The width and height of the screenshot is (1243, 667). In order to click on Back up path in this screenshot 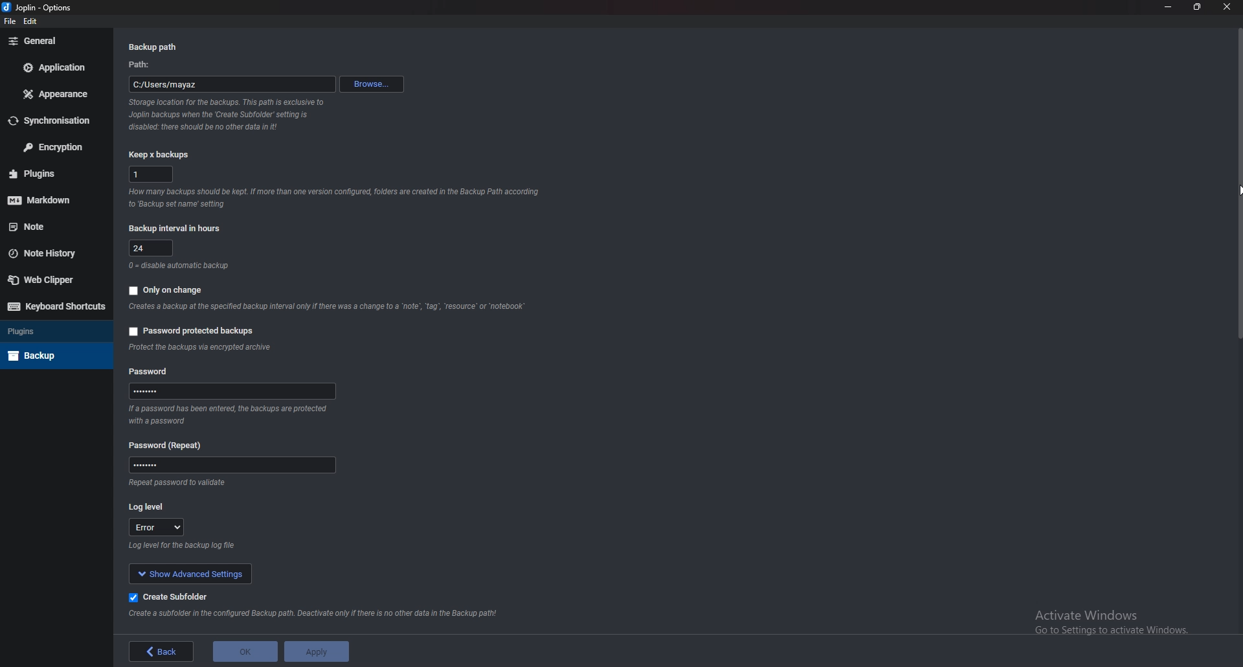, I will do `click(155, 47)`.